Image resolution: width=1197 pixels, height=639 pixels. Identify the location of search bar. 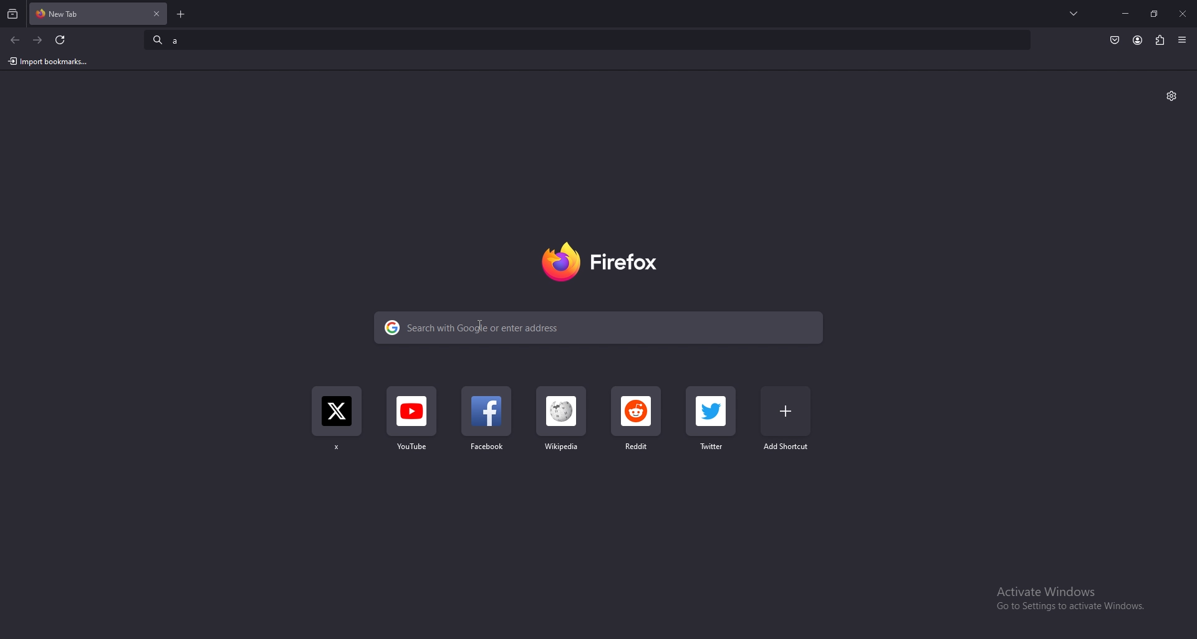
(588, 39).